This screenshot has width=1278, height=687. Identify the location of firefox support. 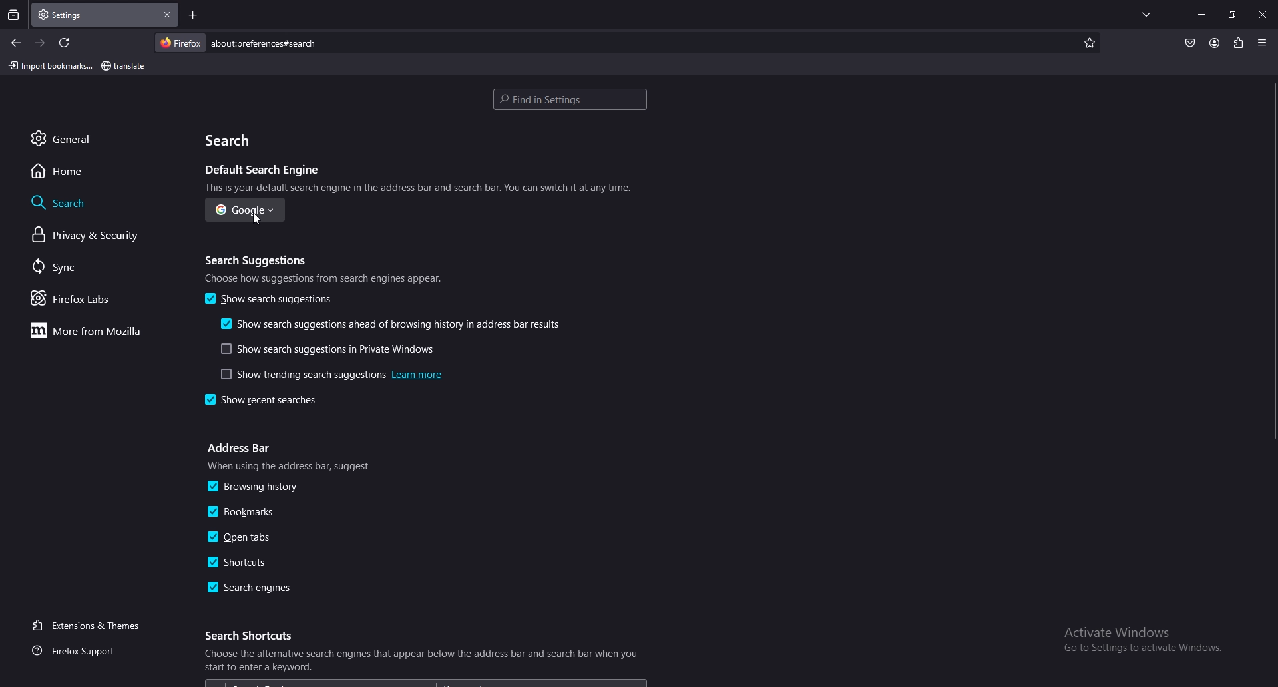
(87, 650).